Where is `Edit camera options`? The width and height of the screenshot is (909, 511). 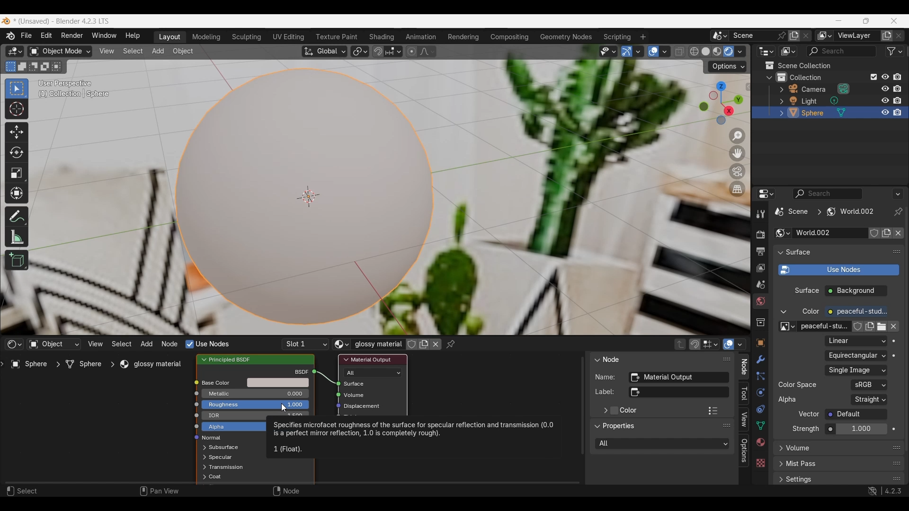 Edit camera options is located at coordinates (793, 88).